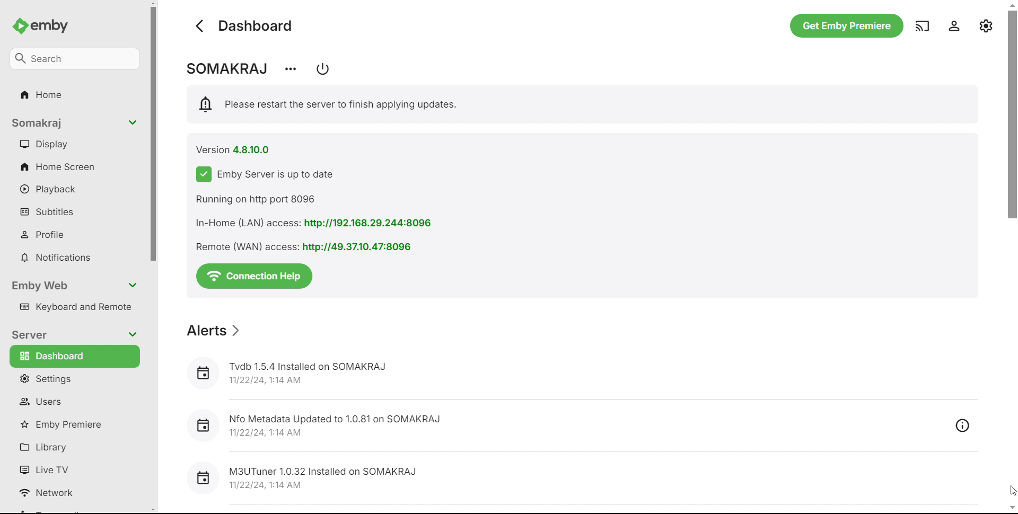 This screenshot has width=1018, height=514. Describe the element at coordinates (74, 467) in the screenshot. I see `live tv` at that location.